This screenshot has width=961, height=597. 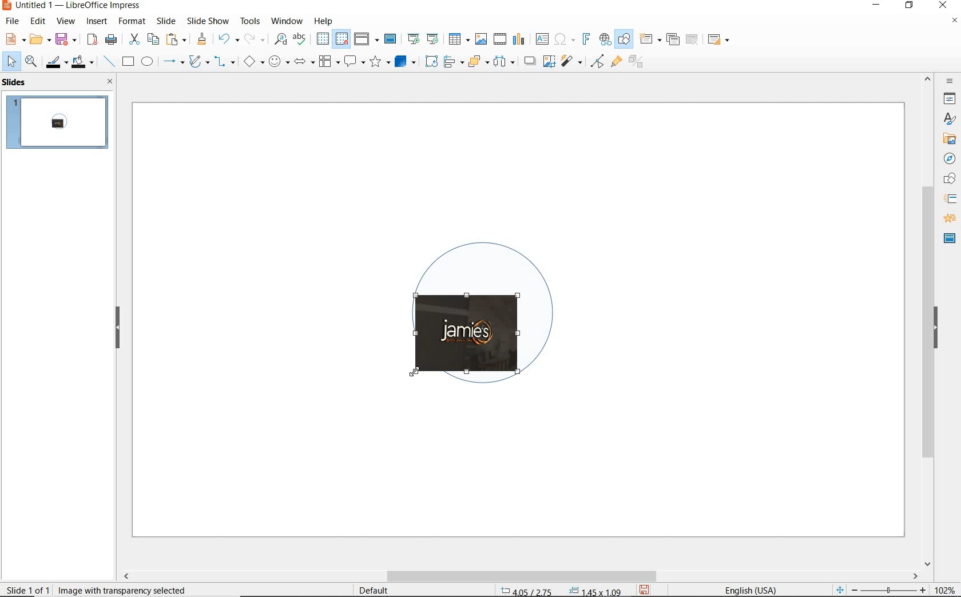 I want to click on delete slide, so click(x=692, y=40).